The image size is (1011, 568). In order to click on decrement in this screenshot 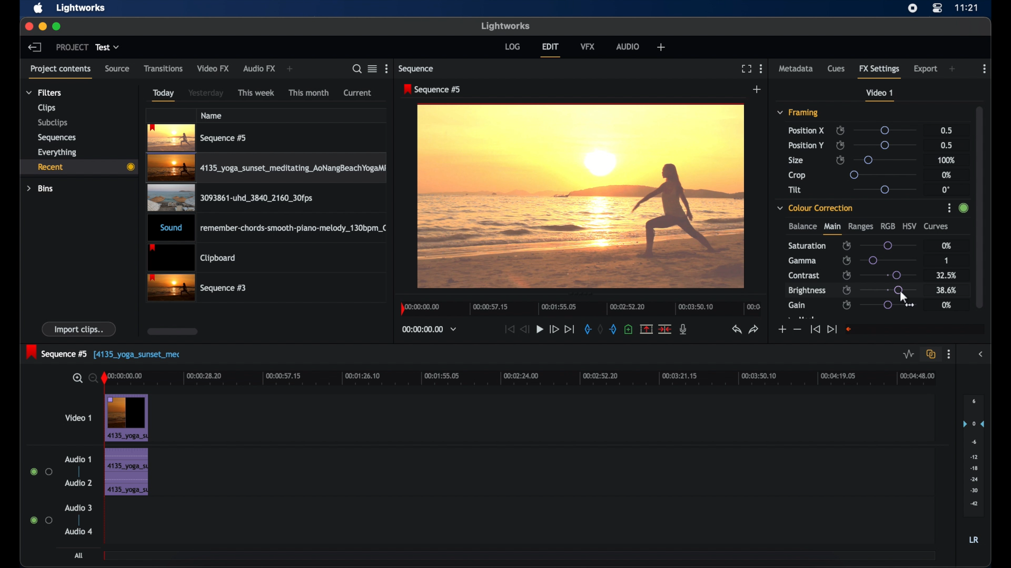, I will do `click(797, 330)`.